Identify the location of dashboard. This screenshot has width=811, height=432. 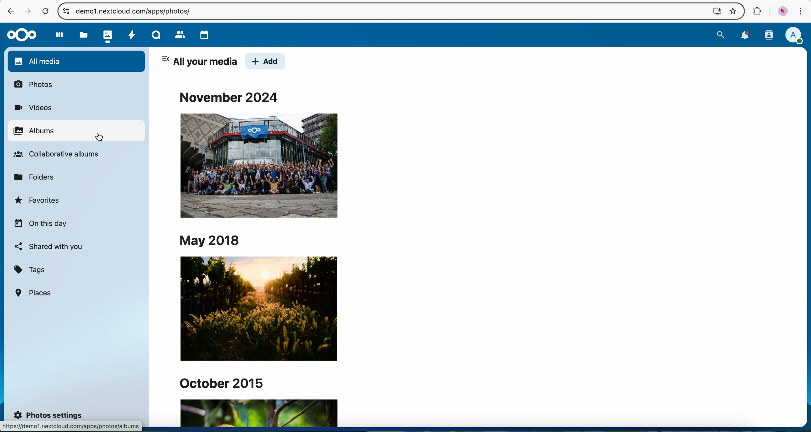
(56, 35).